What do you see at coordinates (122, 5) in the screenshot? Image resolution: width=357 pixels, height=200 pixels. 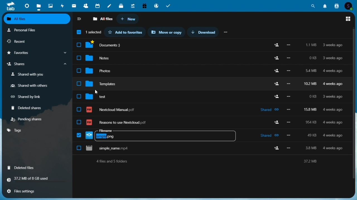 I see `deck` at bounding box center [122, 5].